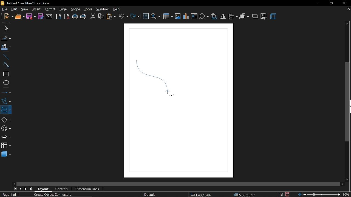 The width and height of the screenshot is (351, 197). What do you see at coordinates (44, 189) in the screenshot?
I see `layout` at bounding box center [44, 189].